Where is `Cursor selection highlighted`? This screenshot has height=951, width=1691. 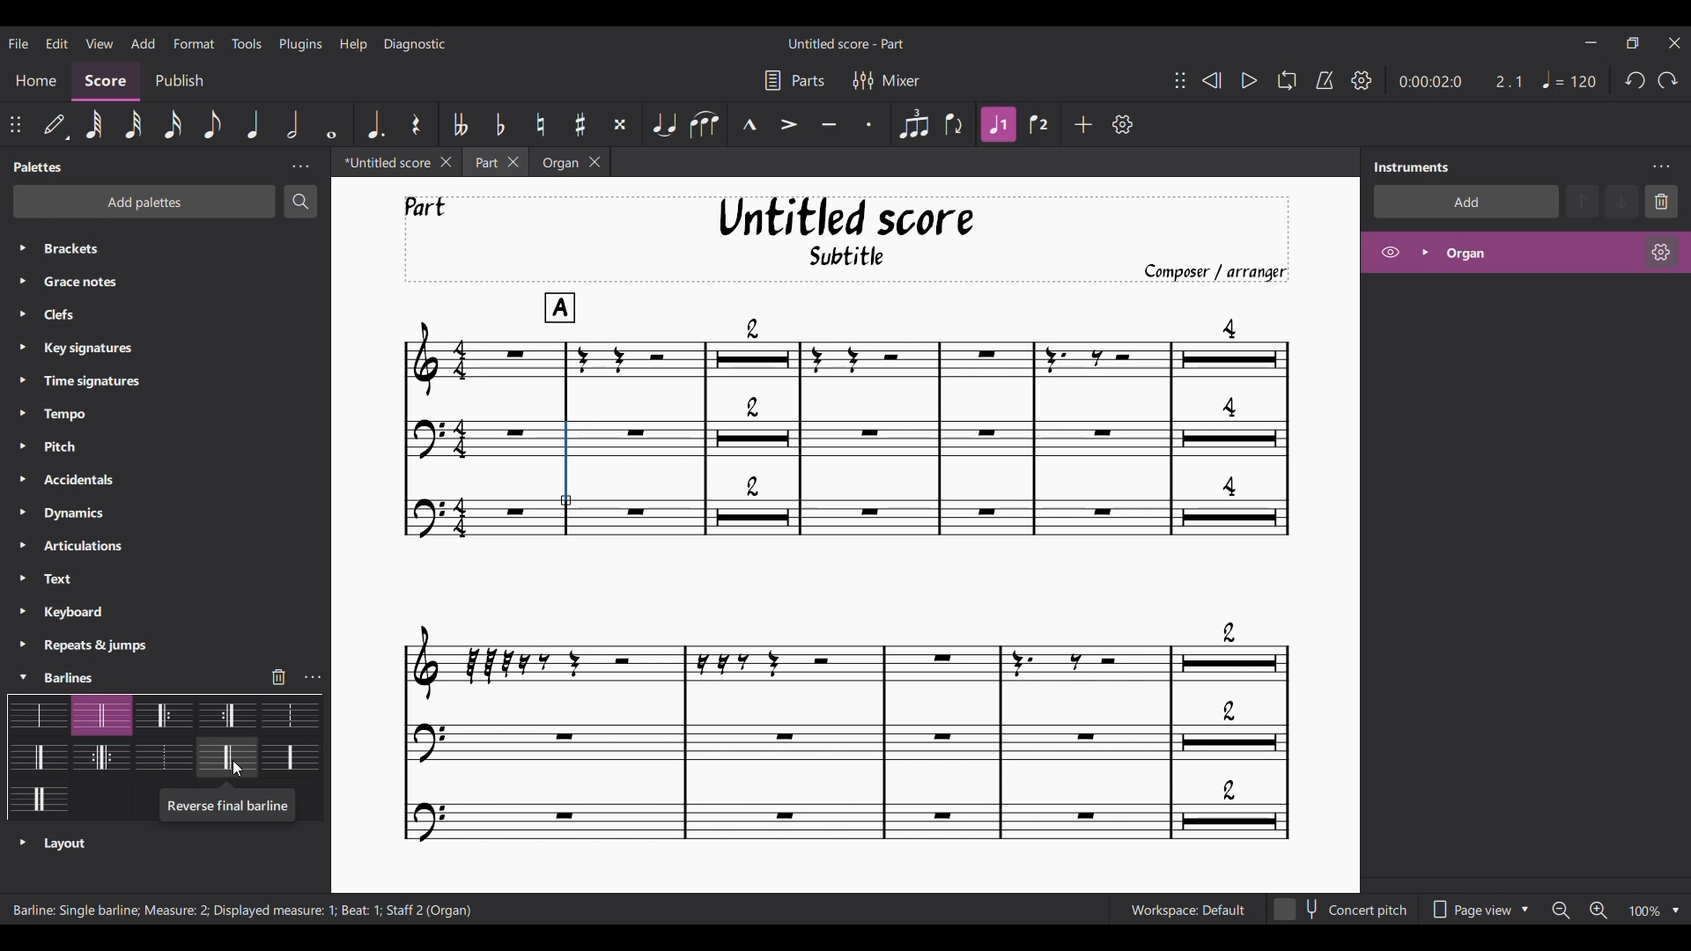 Cursor selection highlighted is located at coordinates (24, 678).